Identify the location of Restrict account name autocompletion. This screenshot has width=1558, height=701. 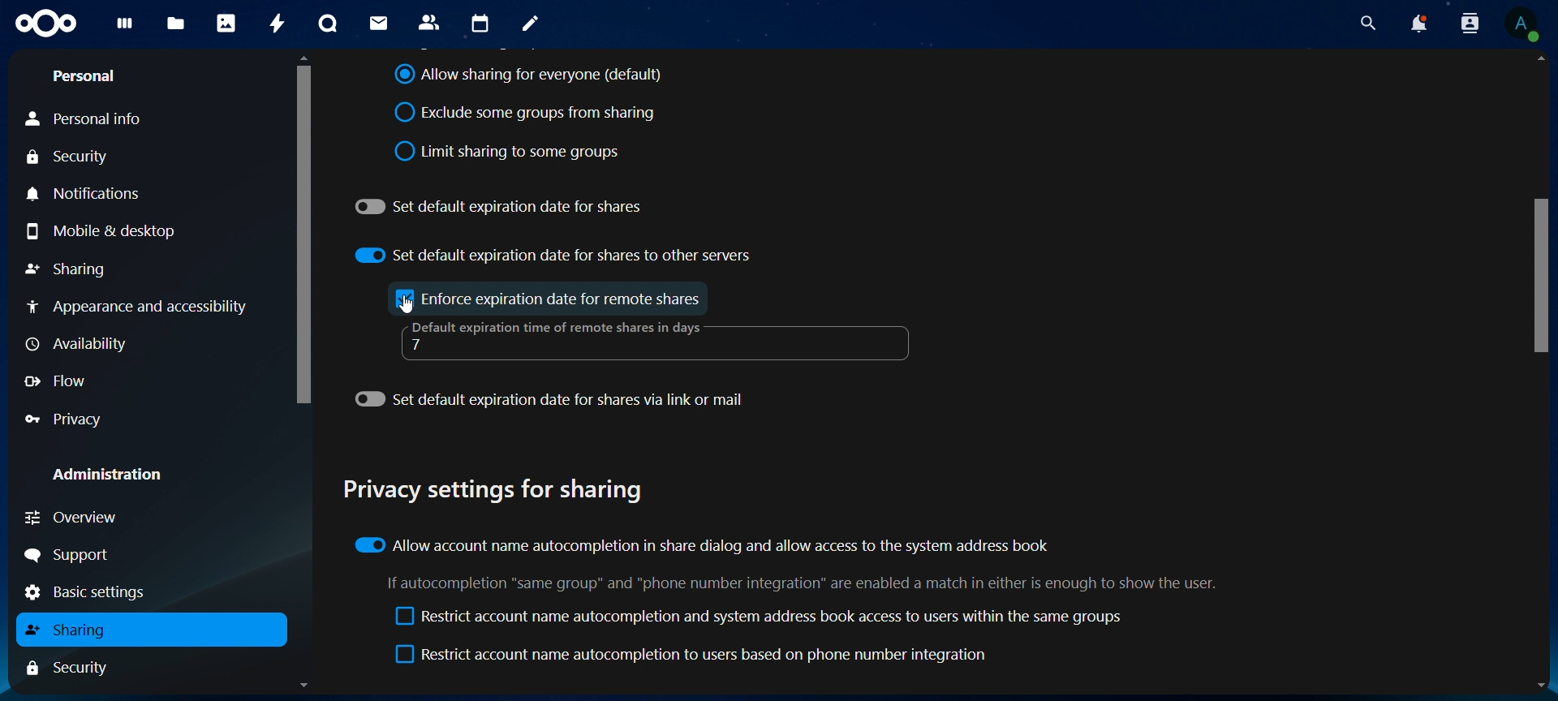
(695, 656).